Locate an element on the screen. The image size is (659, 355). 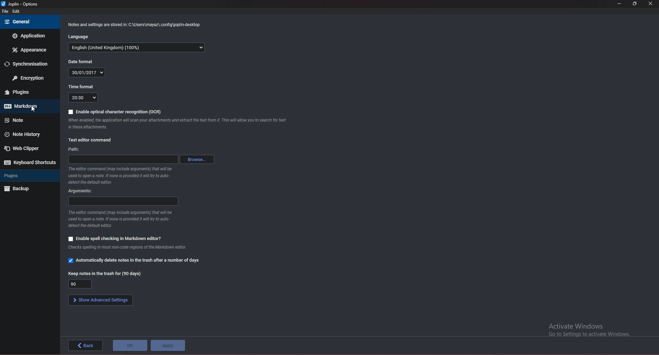
info is located at coordinates (138, 25).